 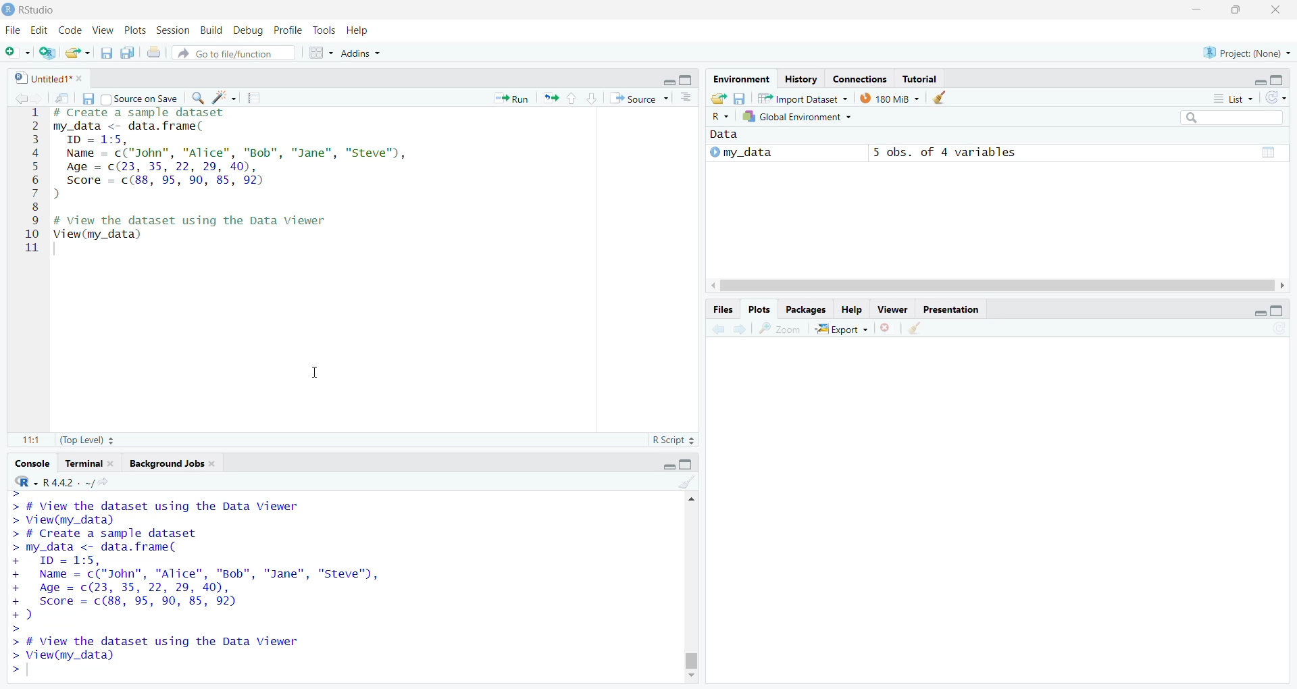 What do you see at coordinates (1277, 99) in the screenshot?
I see `List of the objects in the Environment` at bounding box center [1277, 99].